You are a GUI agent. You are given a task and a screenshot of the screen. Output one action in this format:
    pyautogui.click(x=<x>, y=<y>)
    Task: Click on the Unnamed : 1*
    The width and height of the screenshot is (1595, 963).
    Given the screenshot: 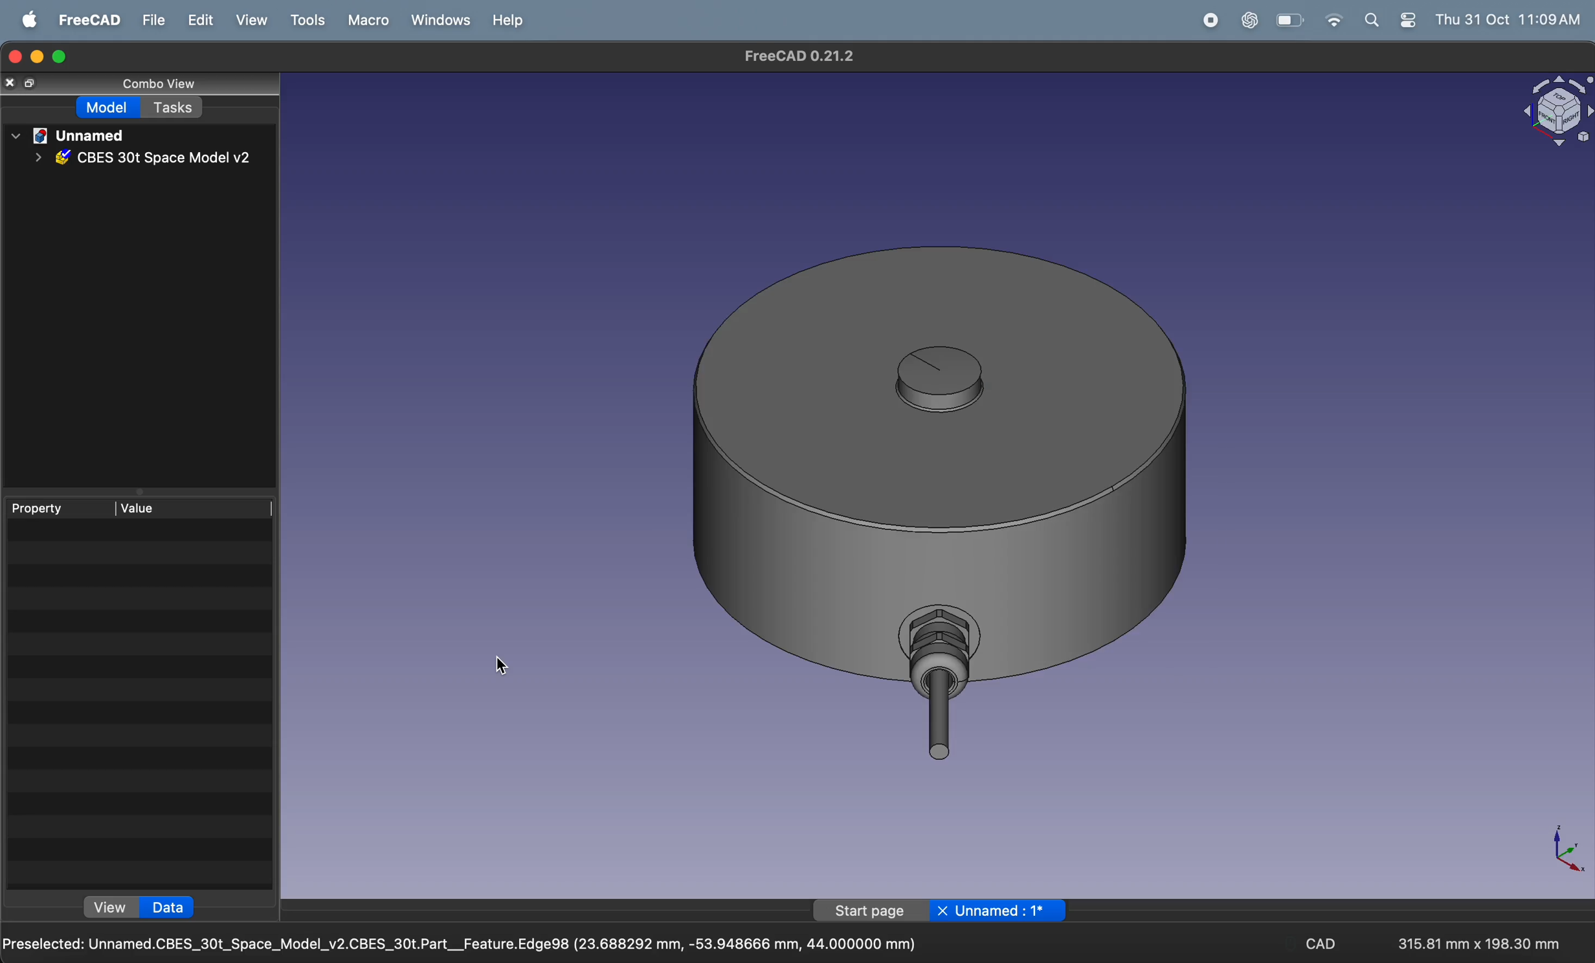 What is the action you would take?
    pyautogui.click(x=1004, y=913)
    